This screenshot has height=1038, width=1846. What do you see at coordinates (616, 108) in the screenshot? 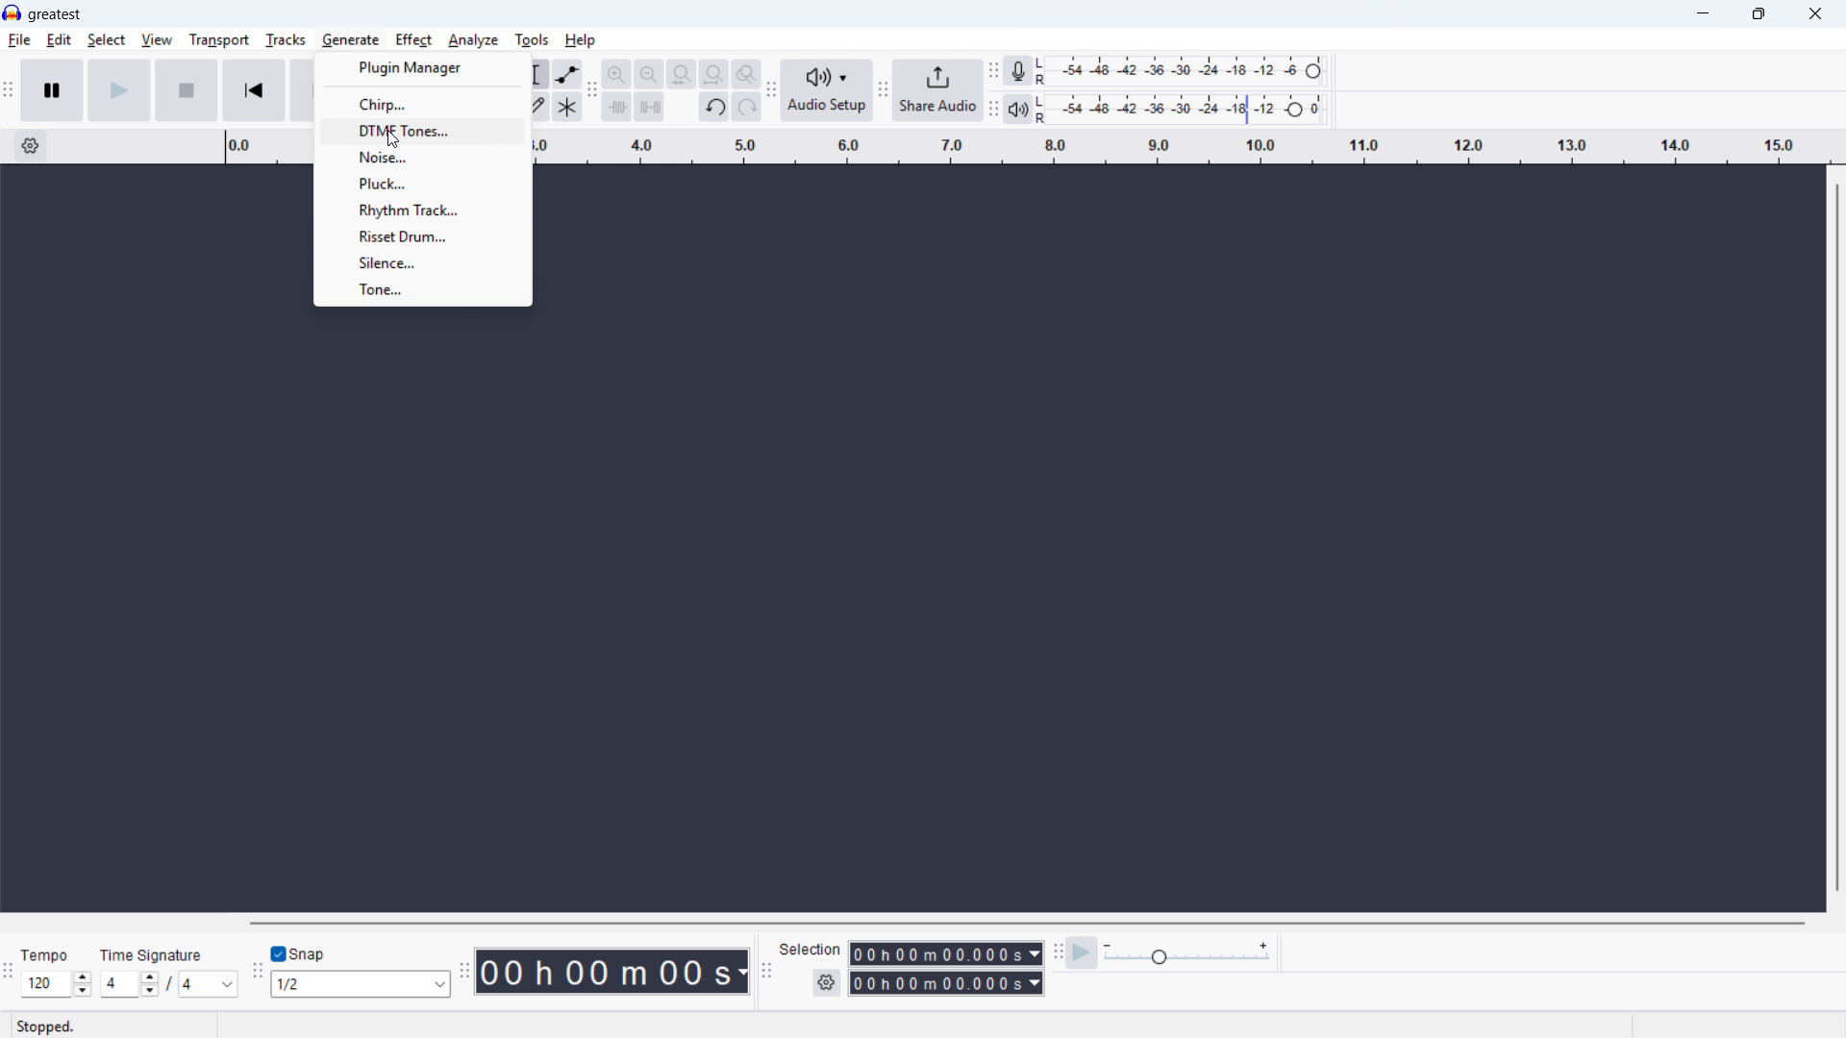
I see `trim audio outside selection` at bounding box center [616, 108].